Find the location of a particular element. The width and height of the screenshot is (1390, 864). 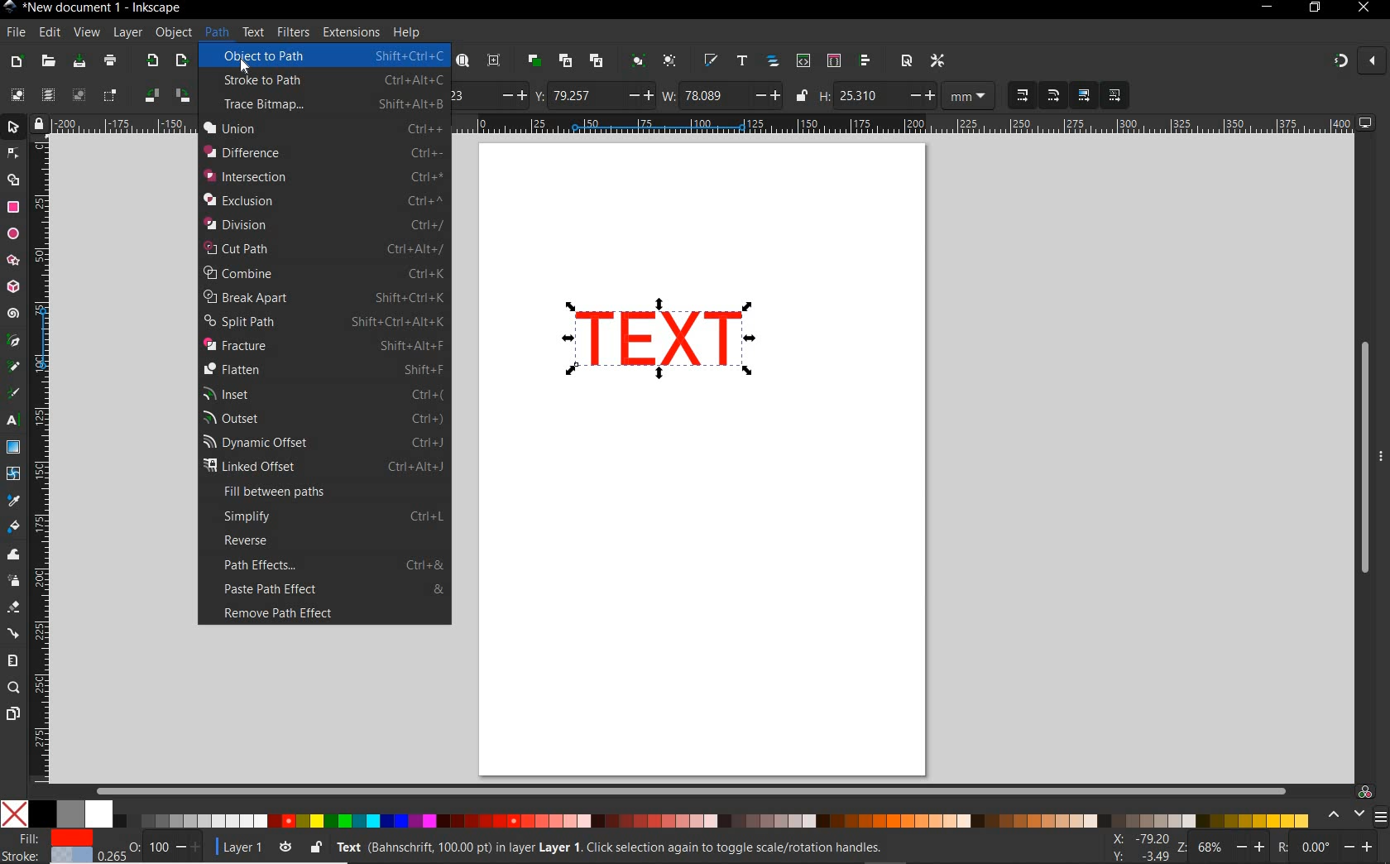

OBJECT TO PATH is located at coordinates (326, 55).